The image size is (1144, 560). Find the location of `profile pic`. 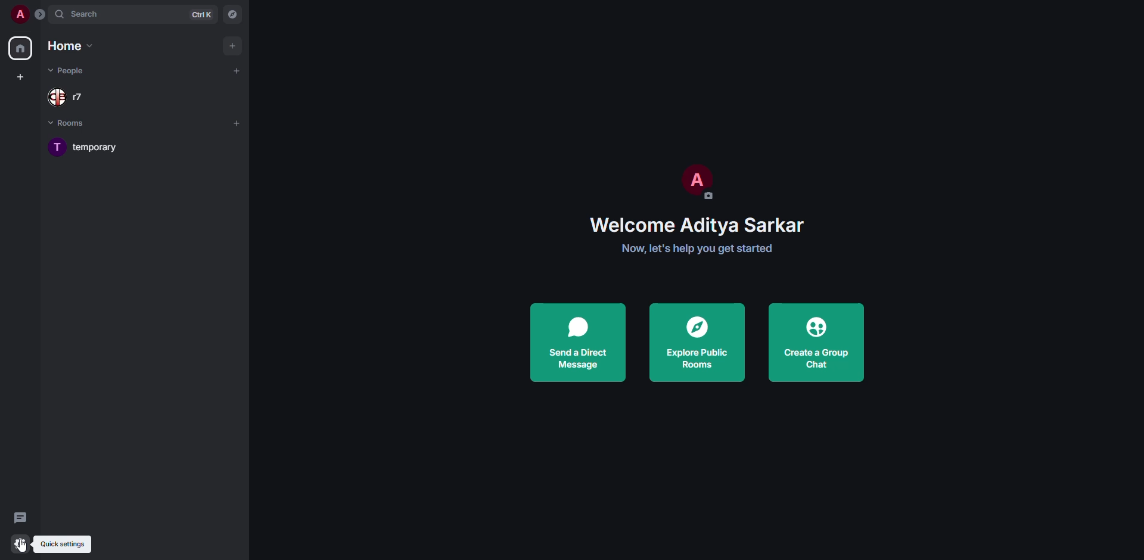

profile pic is located at coordinates (695, 182).